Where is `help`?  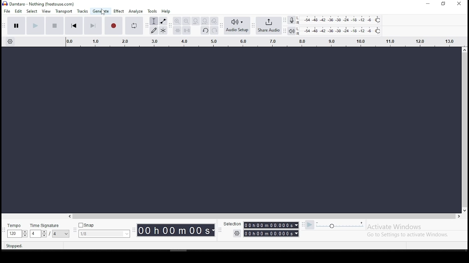 help is located at coordinates (166, 11).